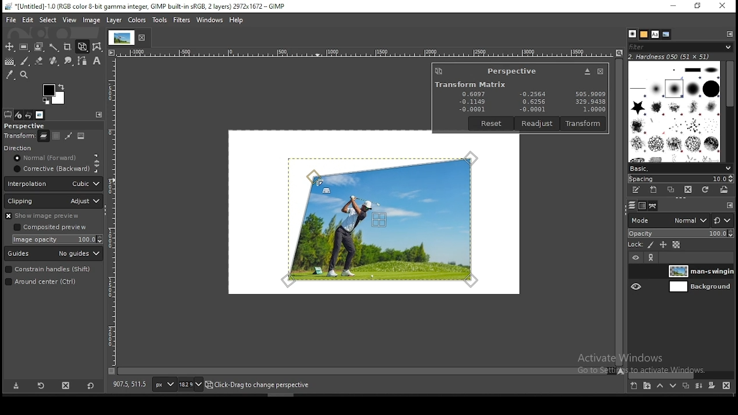  I want to click on document history, so click(666, 35).